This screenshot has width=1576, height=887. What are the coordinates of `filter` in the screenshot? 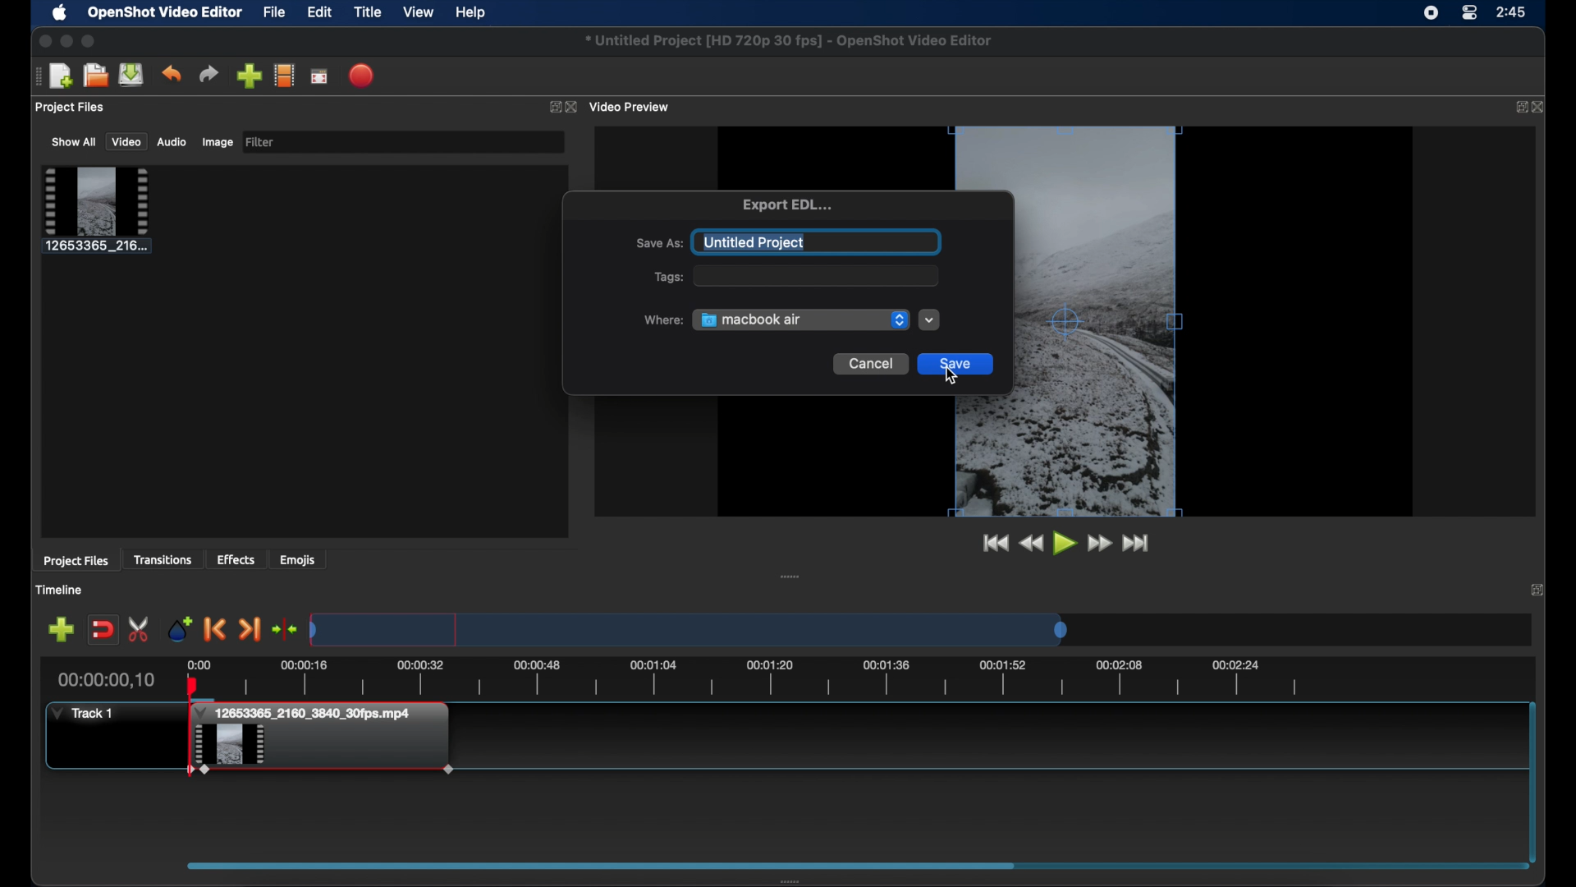 It's located at (260, 142).